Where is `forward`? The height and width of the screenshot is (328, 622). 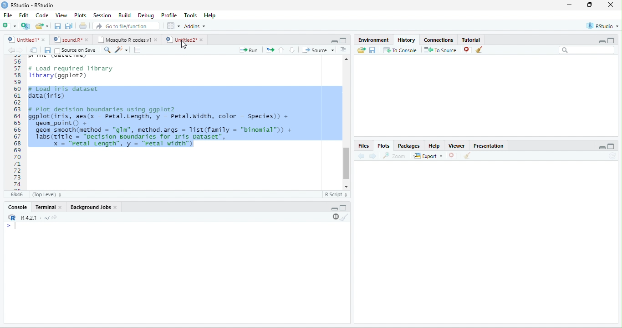
forward is located at coordinates (372, 156).